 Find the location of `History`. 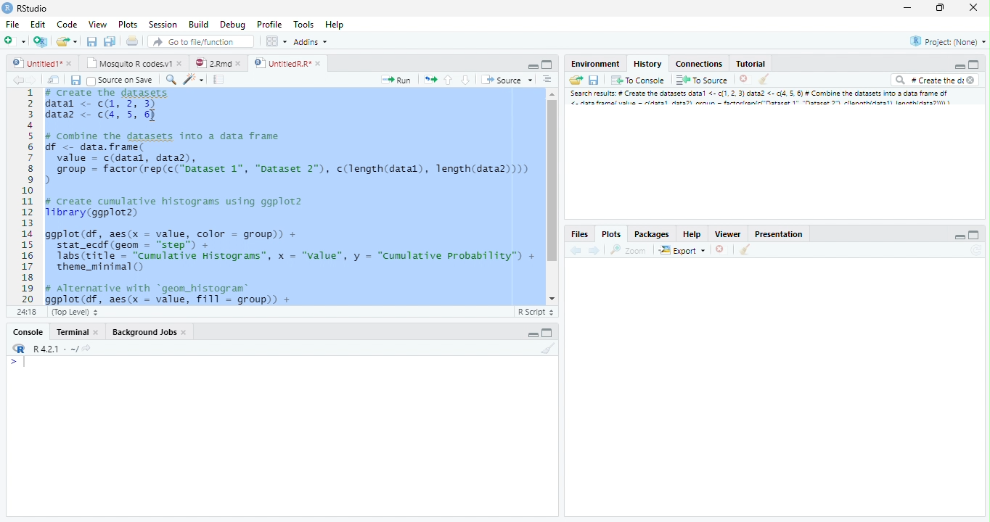

History is located at coordinates (647, 63).